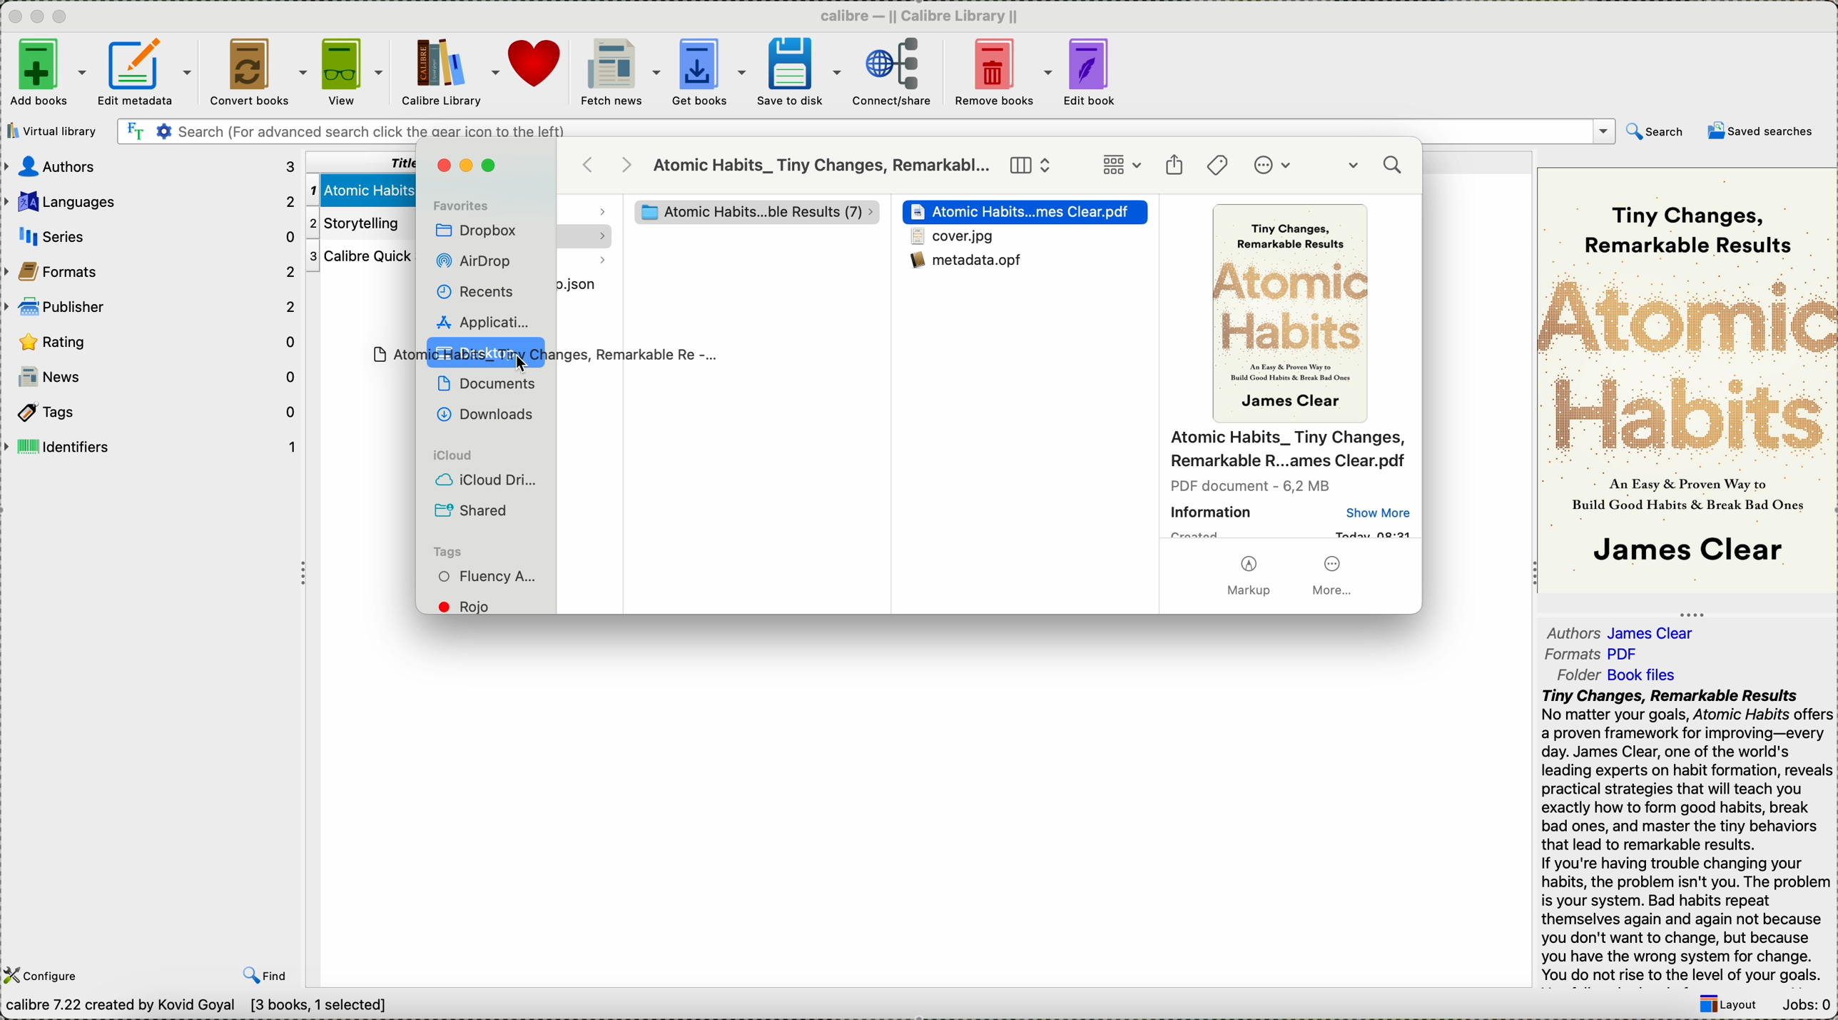 The width and height of the screenshot is (1838, 1020). I want to click on calibre library, so click(450, 74).